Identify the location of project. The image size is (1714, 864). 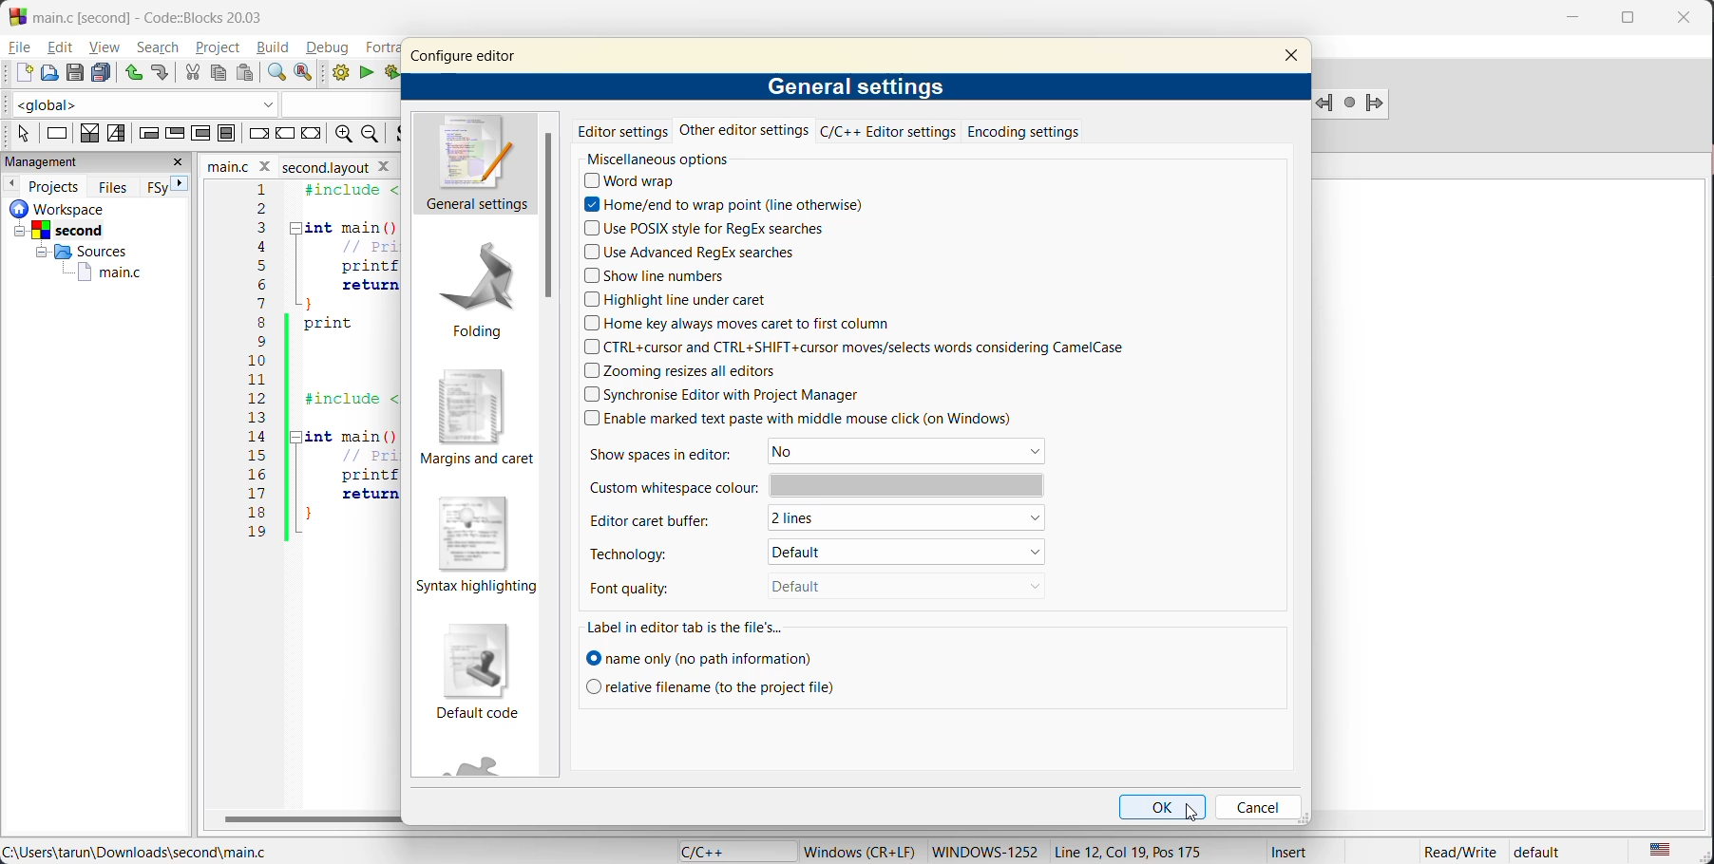
(220, 49).